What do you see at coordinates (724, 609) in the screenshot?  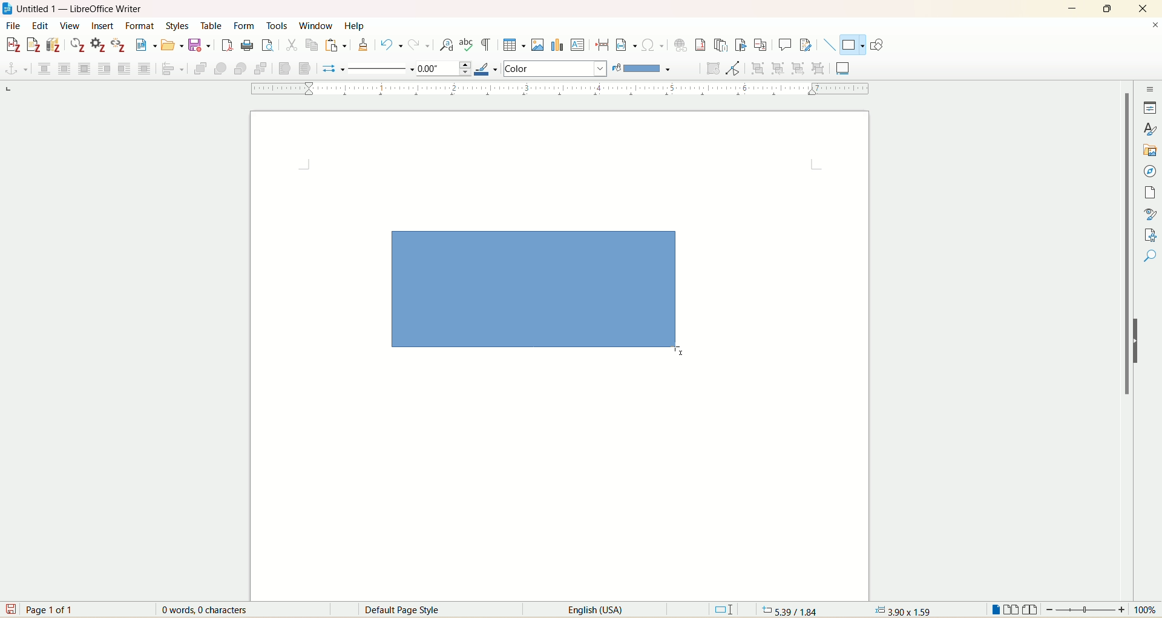 I see `standard selection` at bounding box center [724, 609].